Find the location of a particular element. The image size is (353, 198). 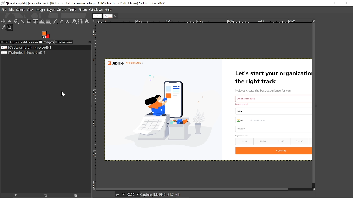

Image zoomed is located at coordinates (205, 109).